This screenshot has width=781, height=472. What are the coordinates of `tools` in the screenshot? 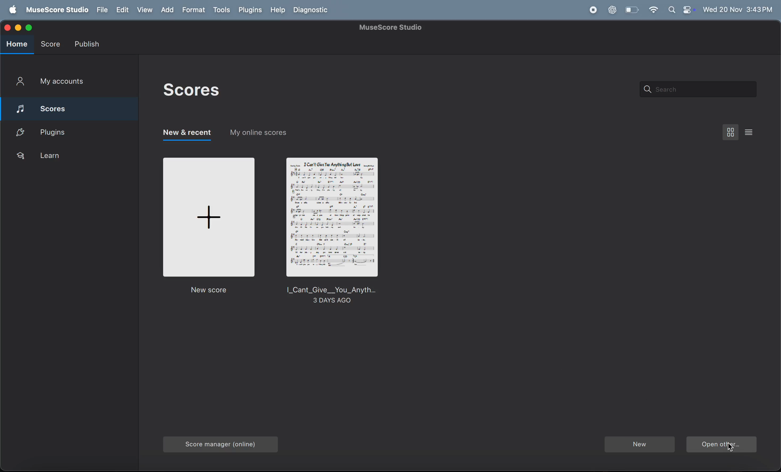 It's located at (222, 10).